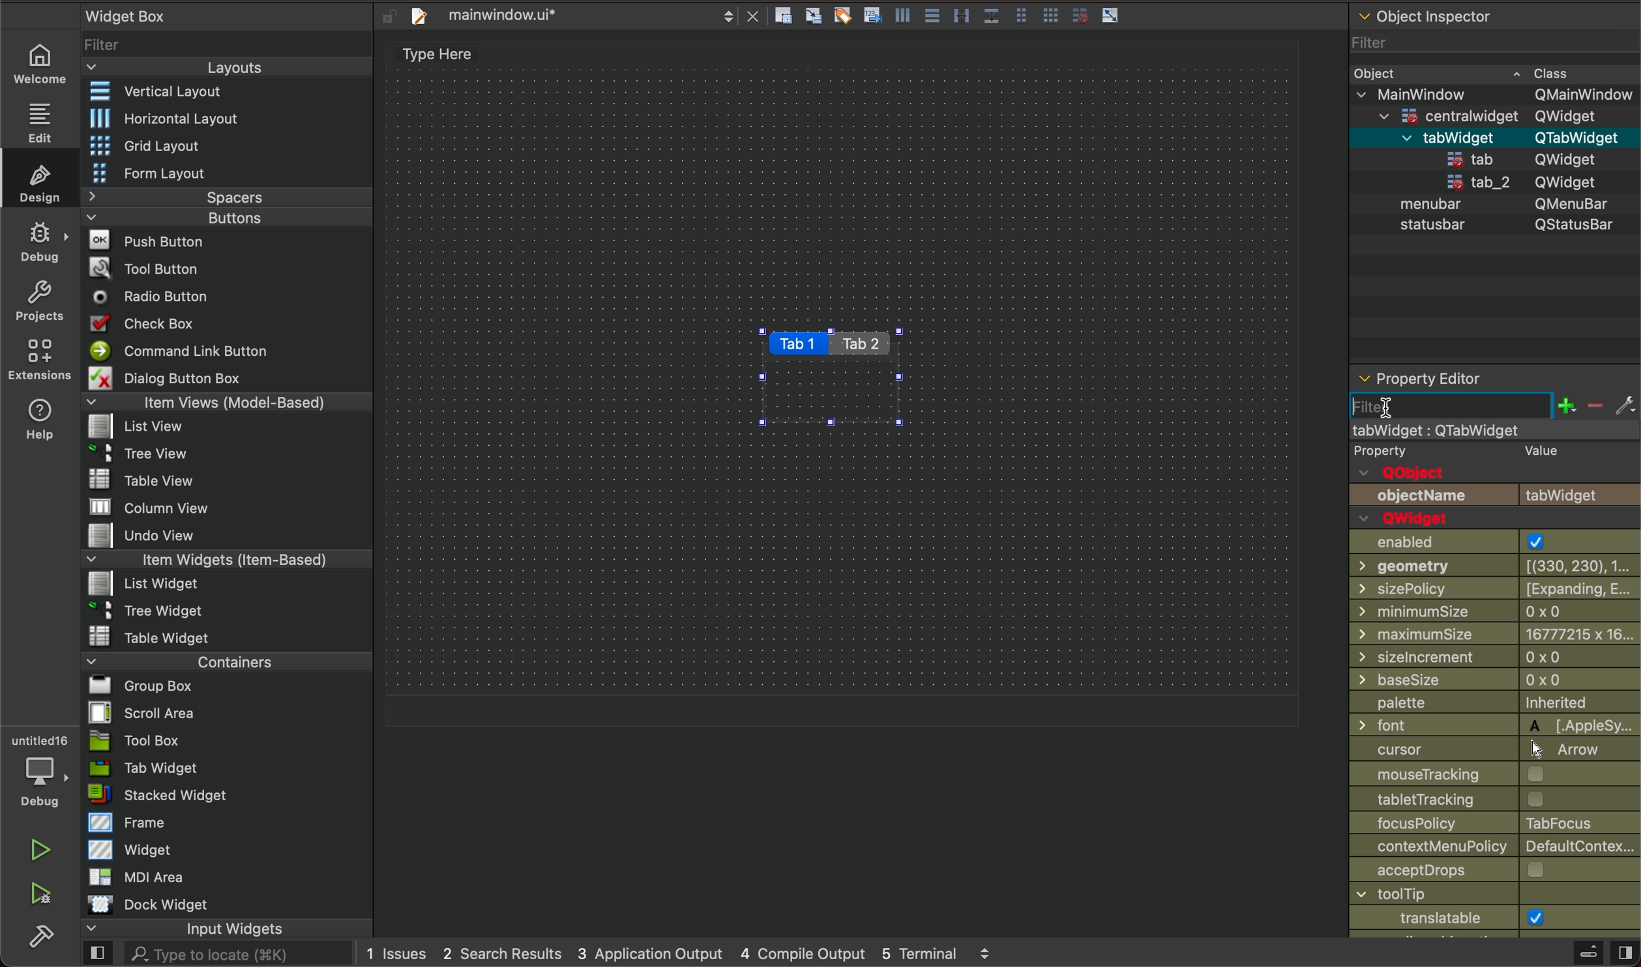  I want to click on Scroll Area, so click(146, 712).